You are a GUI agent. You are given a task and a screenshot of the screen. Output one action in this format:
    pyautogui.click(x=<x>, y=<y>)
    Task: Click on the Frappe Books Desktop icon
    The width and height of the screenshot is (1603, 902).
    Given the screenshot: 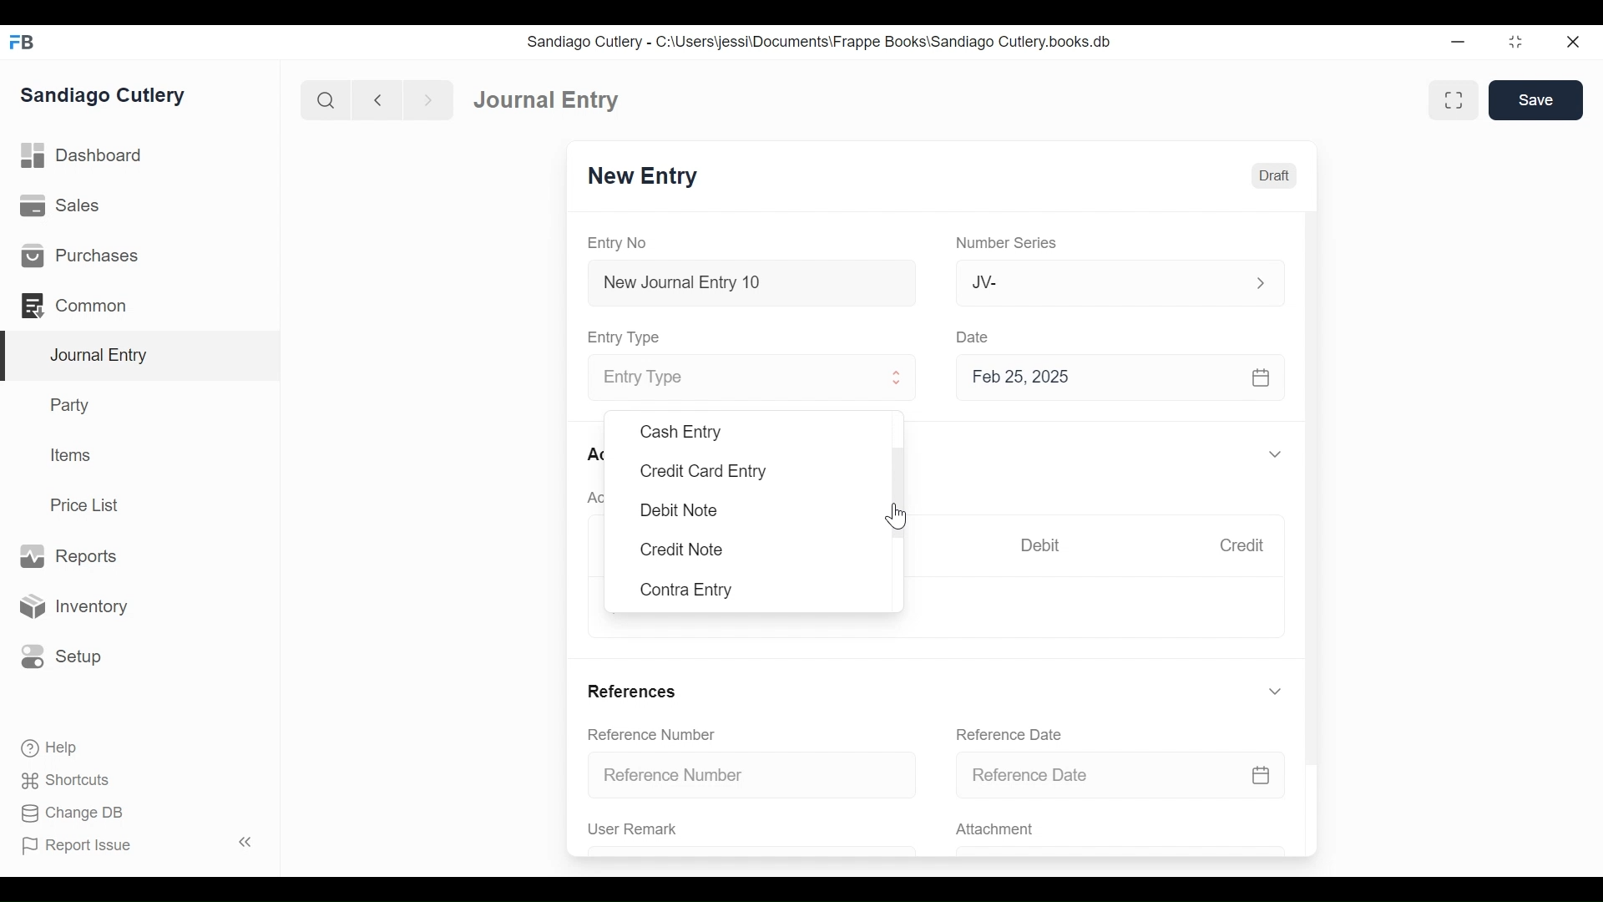 What is the action you would take?
    pyautogui.click(x=21, y=42)
    